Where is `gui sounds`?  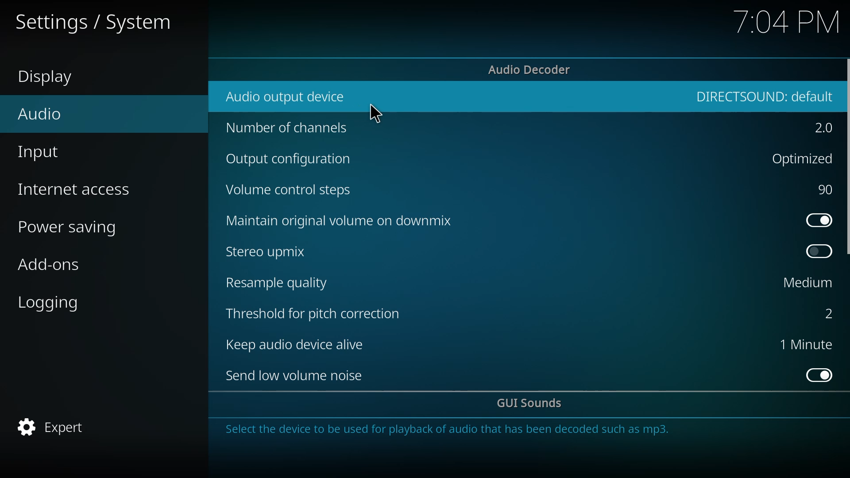
gui sounds is located at coordinates (531, 404).